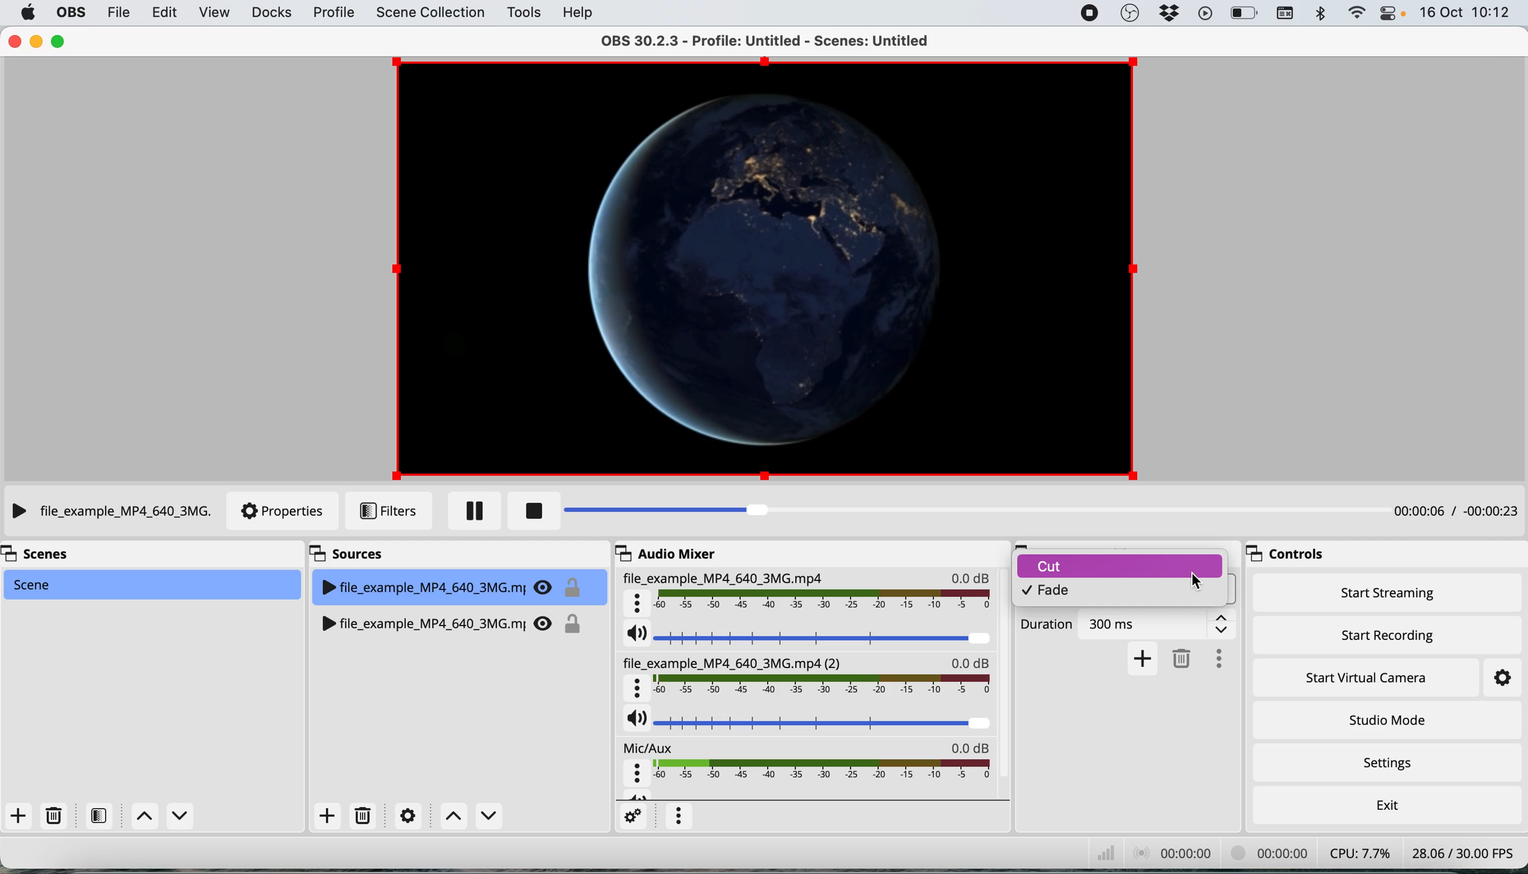  Describe the element at coordinates (1383, 634) in the screenshot. I see `start recording` at that location.